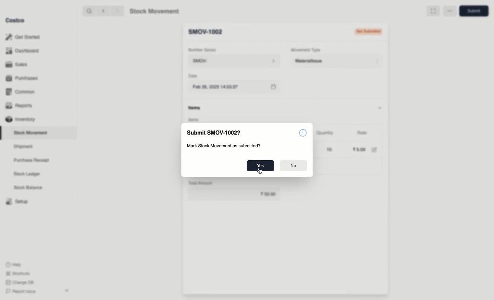 Image resolution: width=494 pixels, height=300 pixels. Describe the element at coordinates (24, 147) in the screenshot. I see `Shipment` at that location.